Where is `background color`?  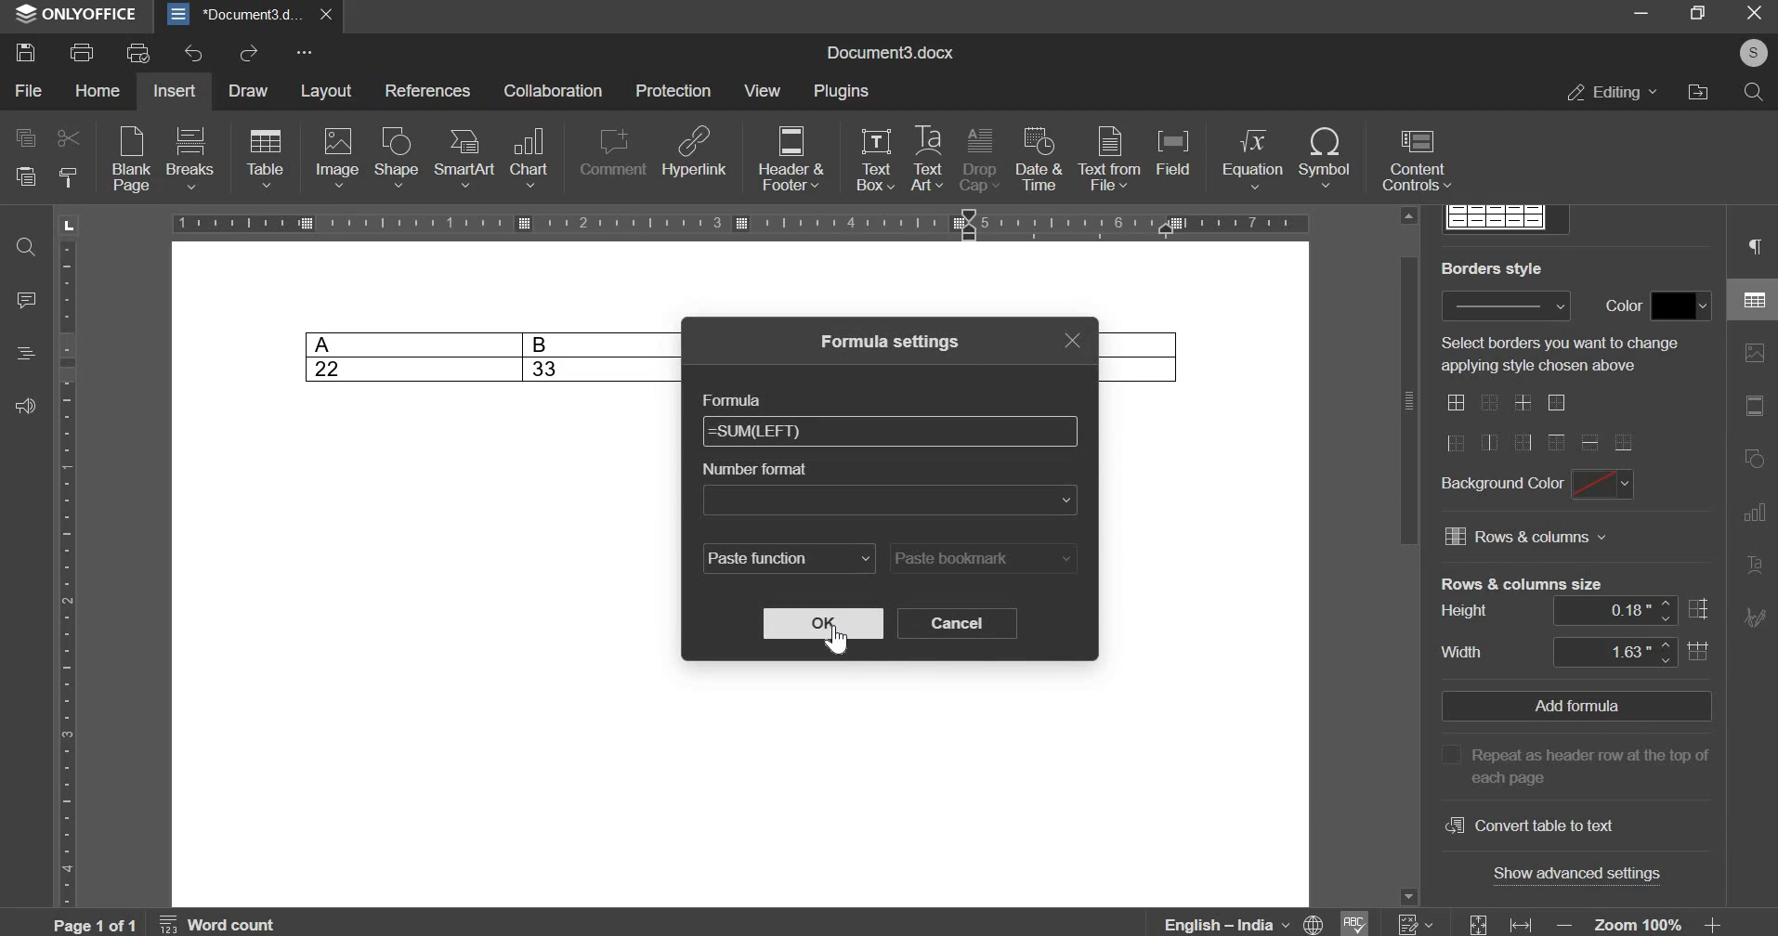
background color is located at coordinates (1500, 486).